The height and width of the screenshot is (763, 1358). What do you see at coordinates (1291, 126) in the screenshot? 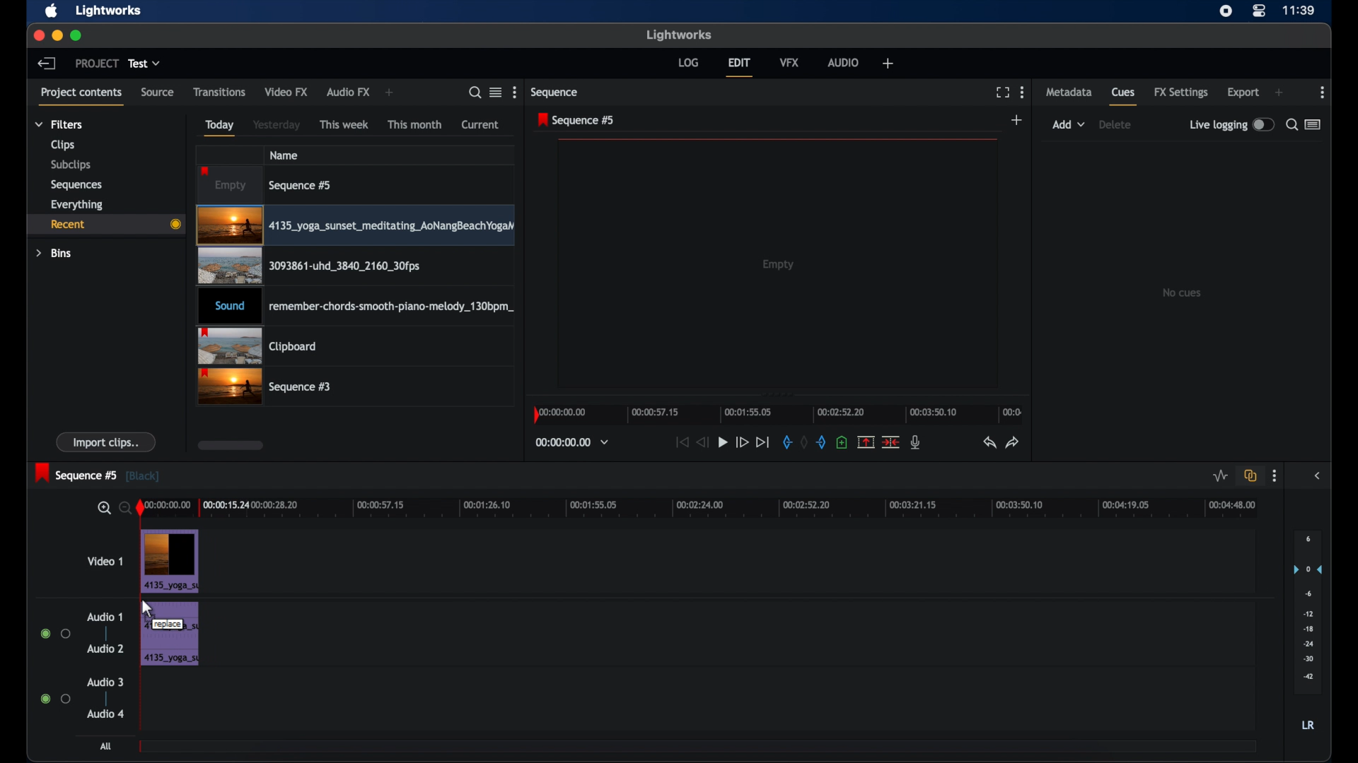
I see `search` at bounding box center [1291, 126].